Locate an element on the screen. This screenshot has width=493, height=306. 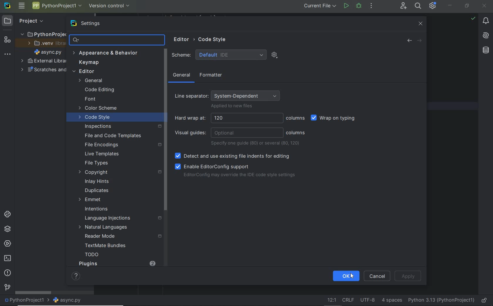
visual guides is located at coordinates (229, 133).